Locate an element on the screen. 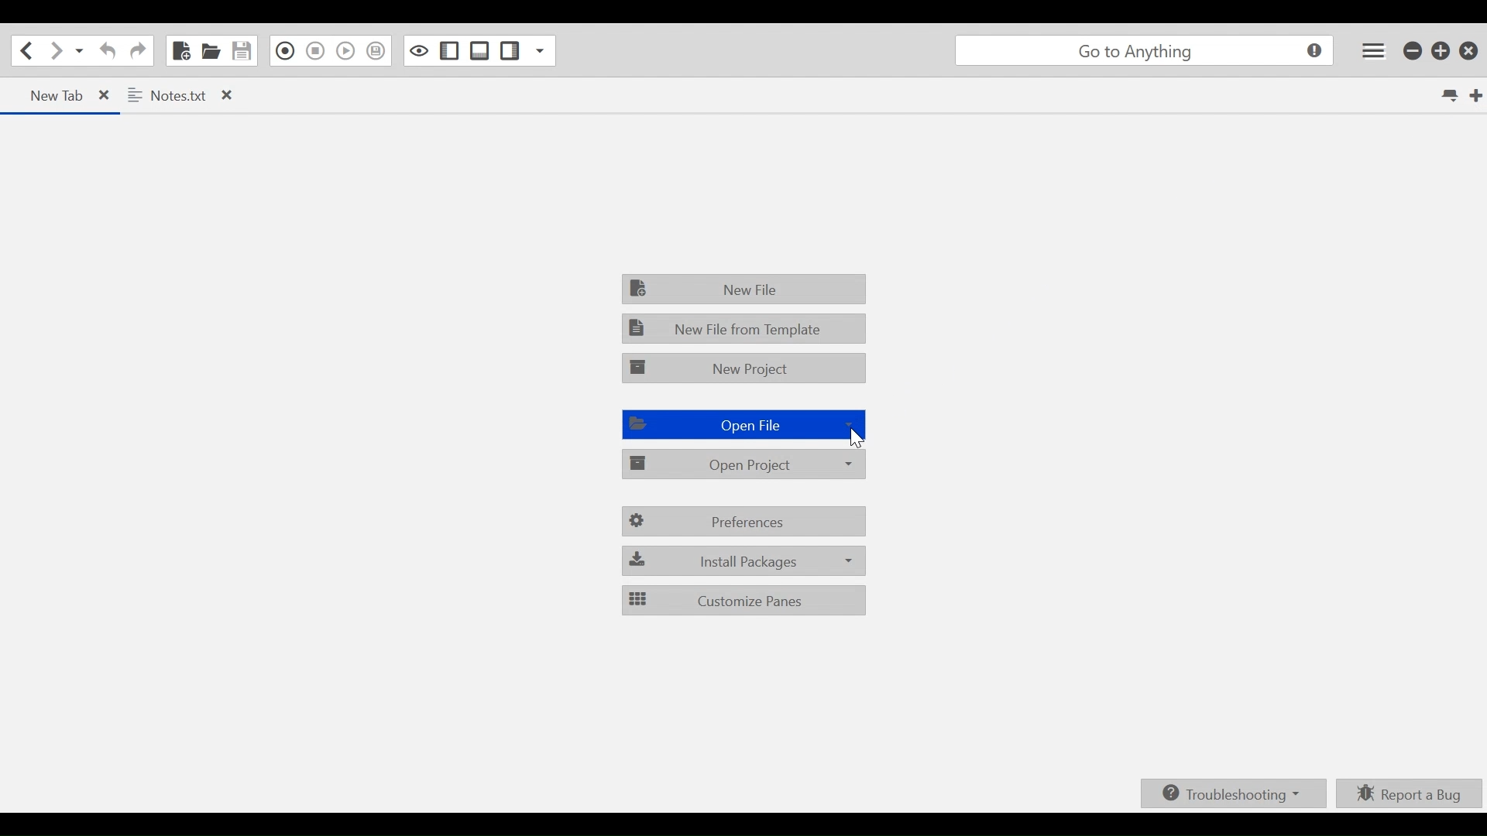 The height and width of the screenshot is (836, 1487). go to anything is located at coordinates (1142, 51).